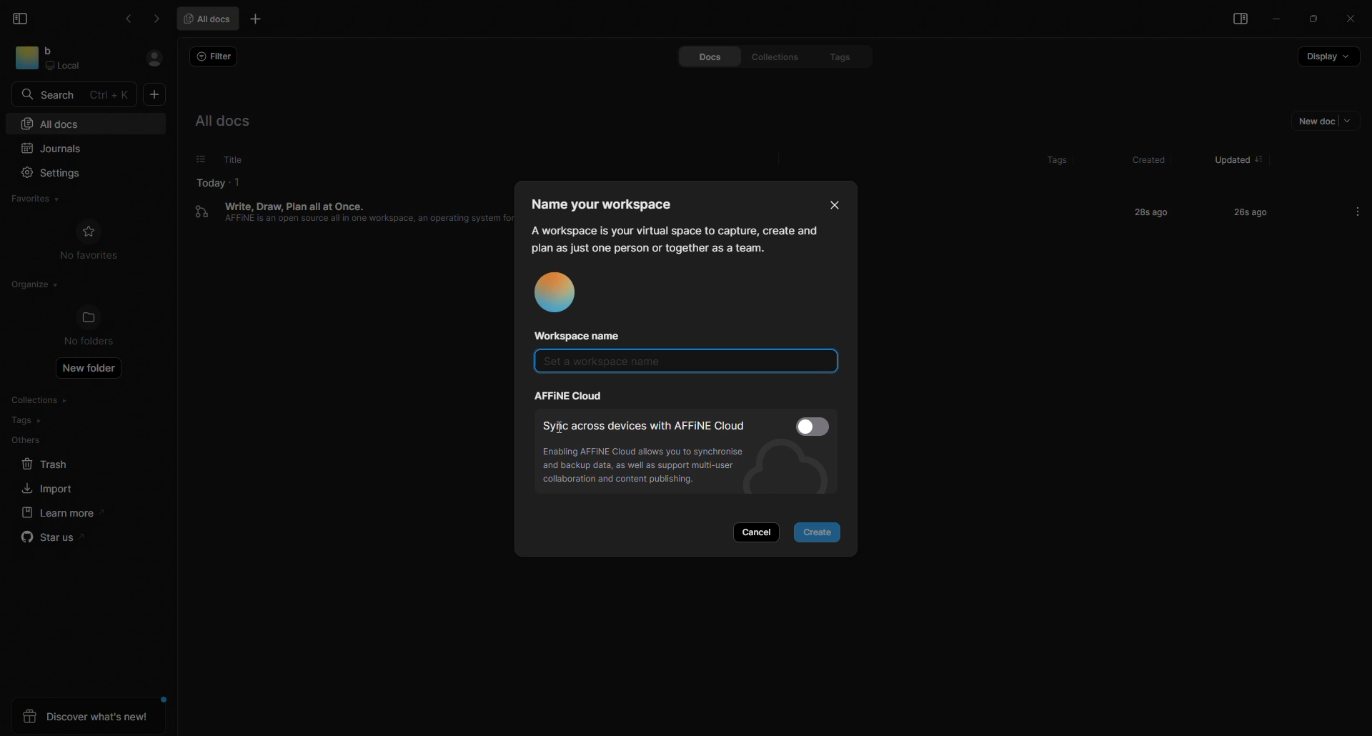 The height and width of the screenshot is (736, 1372). What do you see at coordinates (1318, 124) in the screenshot?
I see `new doc` at bounding box center [1318, 124].